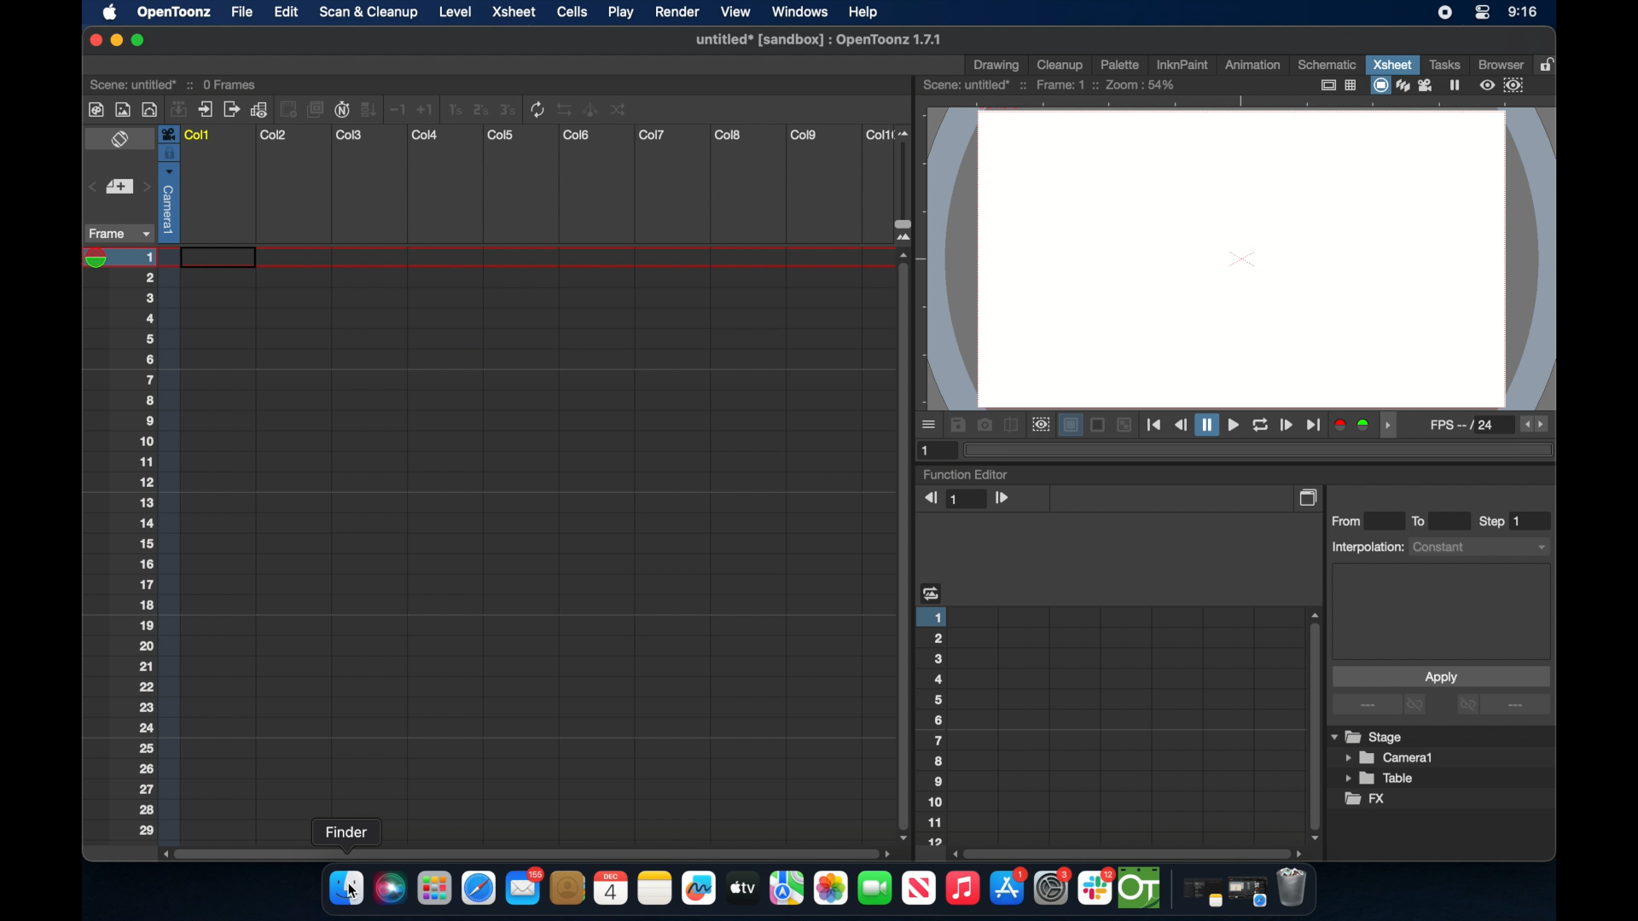  What do you see at coordinates (524, 852) in the screenshot?
I see `scroll box` at bounding box center [524, 852].